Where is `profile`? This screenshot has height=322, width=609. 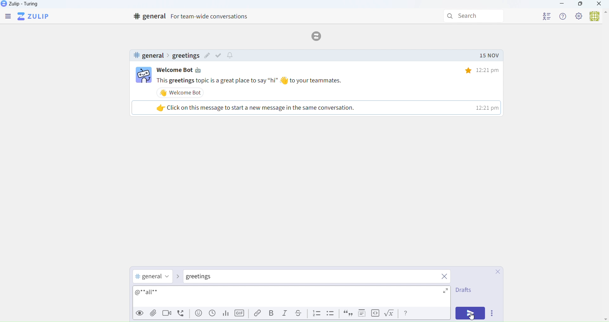
profile is located at coordinates (547, 15).